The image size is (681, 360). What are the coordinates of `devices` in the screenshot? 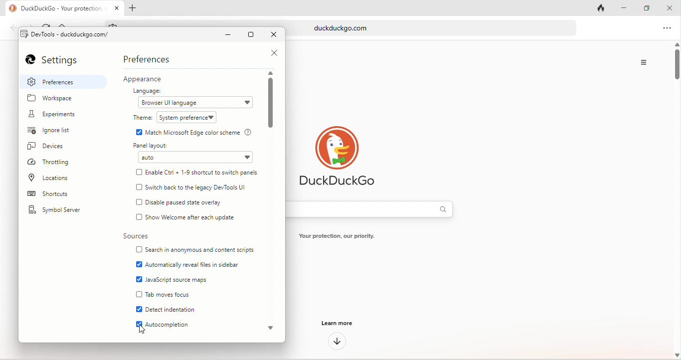 It's located at (53, 148).